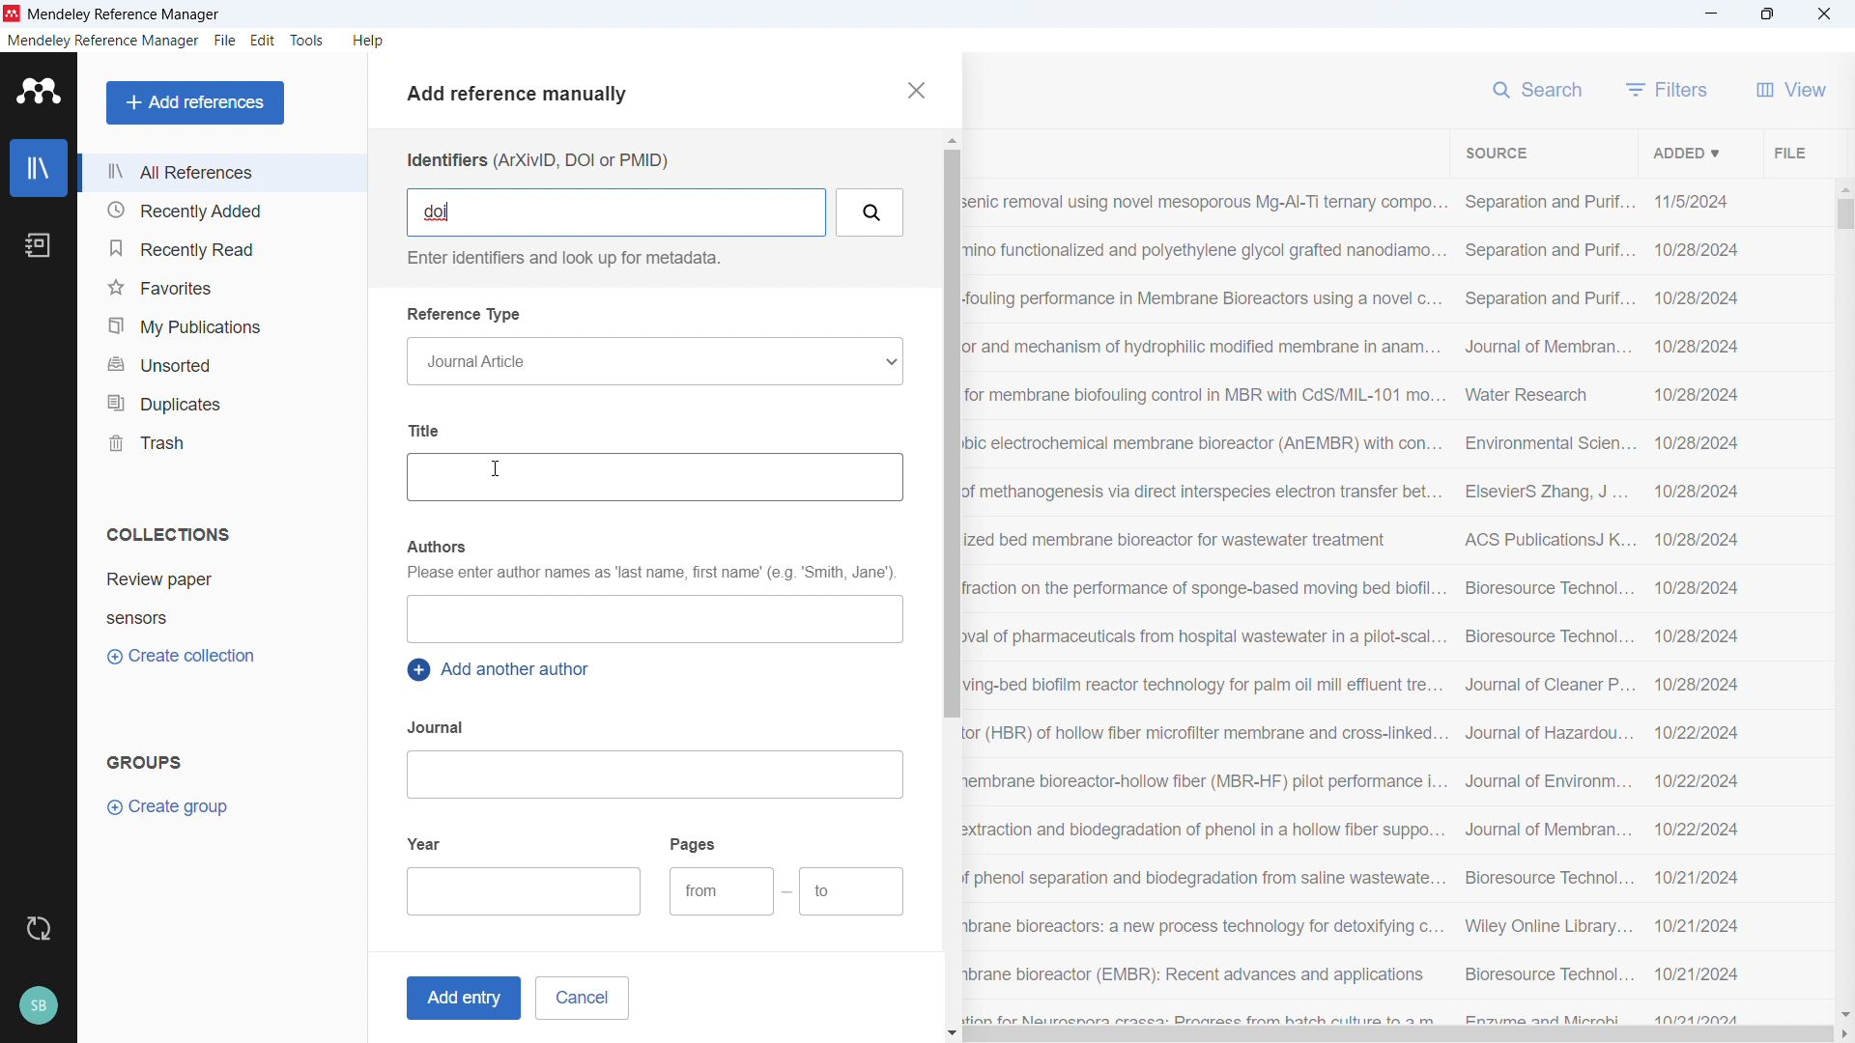 The height and width of the screenshot is (1043, 1855). What do you see at coordinates (949, 433) in the screenshot?
I see `Vertical scroll bar` at bounding box center [949, 433].